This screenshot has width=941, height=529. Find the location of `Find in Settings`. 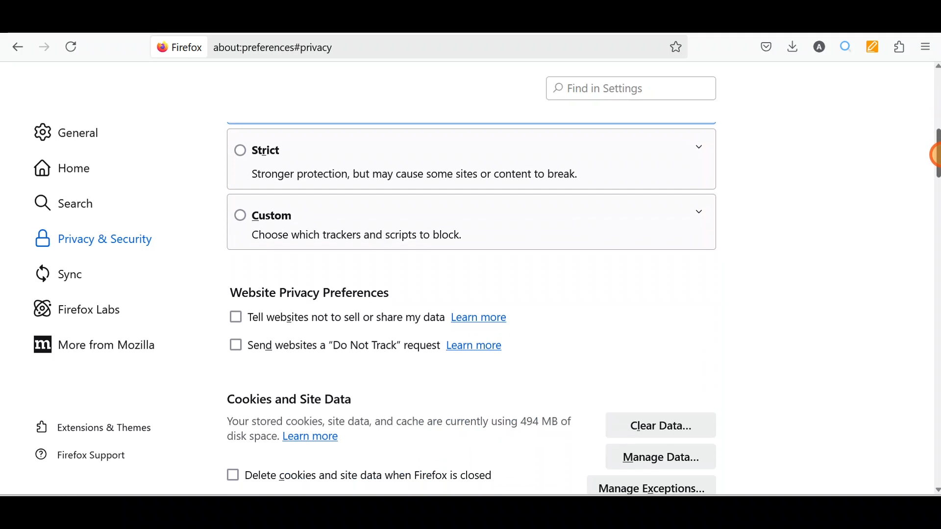

Find in Settings is located at coordinates (629, 87).